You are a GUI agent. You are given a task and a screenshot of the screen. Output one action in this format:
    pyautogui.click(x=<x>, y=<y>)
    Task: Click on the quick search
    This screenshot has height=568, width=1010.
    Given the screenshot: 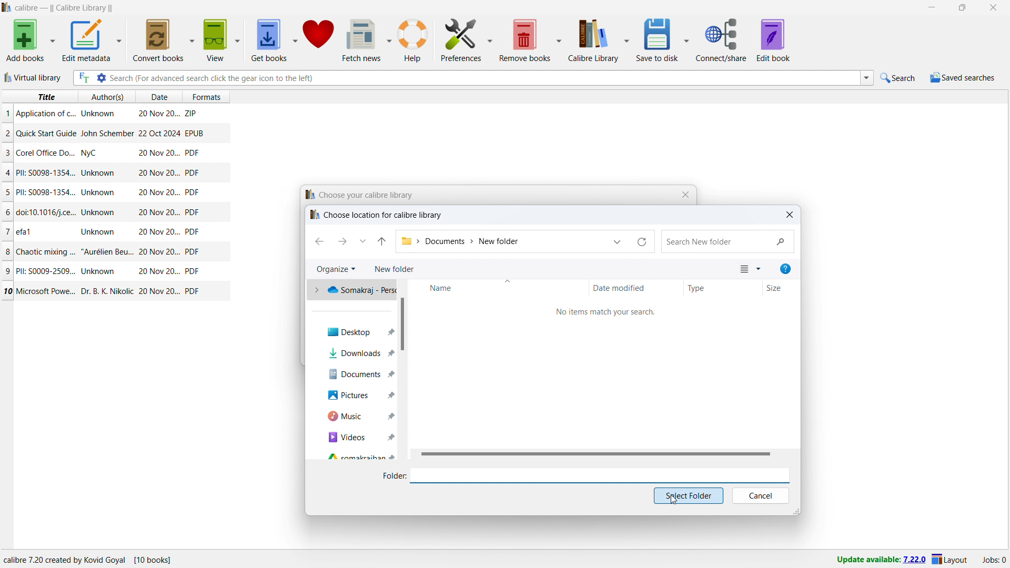 What is the action you would take?
    pyautogui.click(x=899, y=78)
    